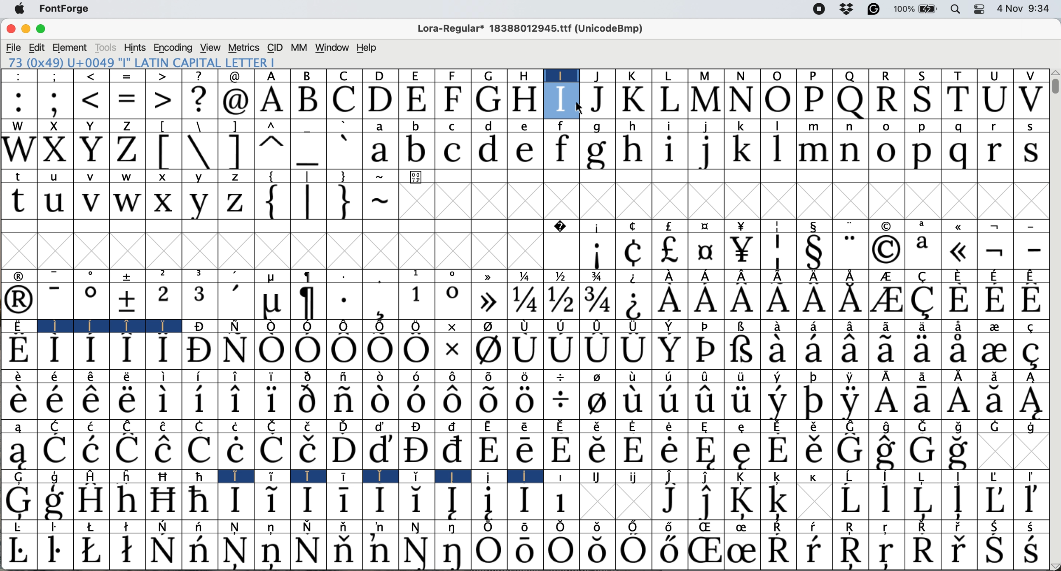  What do you see at coordinates (671, 100) in the screenshot?
I see `L` at bounding box center [671, 100].